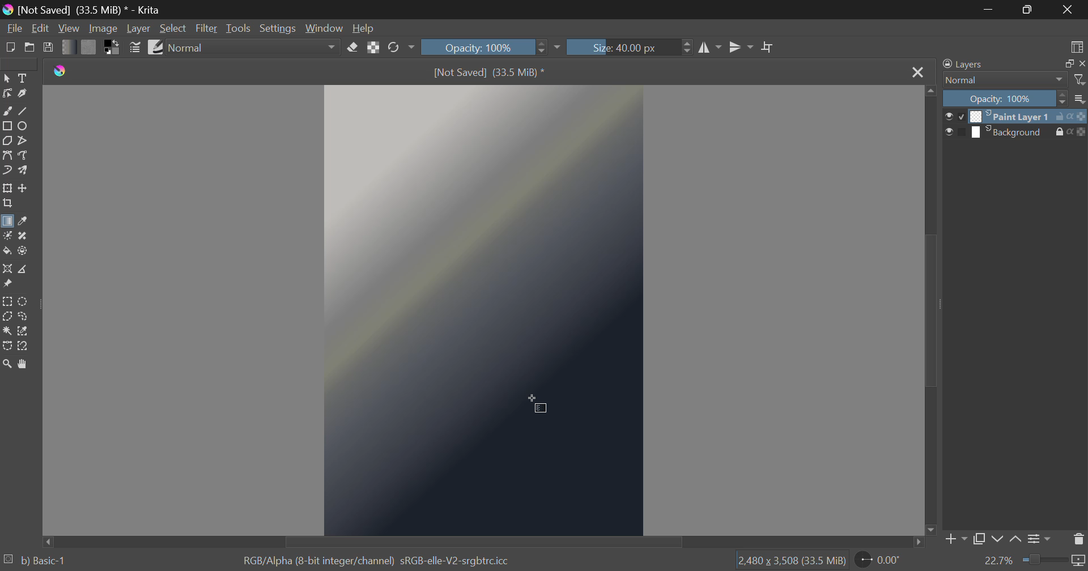  Describe the element at coordinates (953, 134) in the screenshot. I see `preview` at that location.